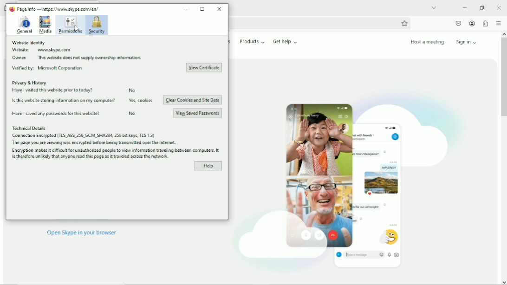 The image size is (507, 285). What do you see at coordinates (472, 24) in the screenshot?
I see `Account` at bounding box center [472, 24].